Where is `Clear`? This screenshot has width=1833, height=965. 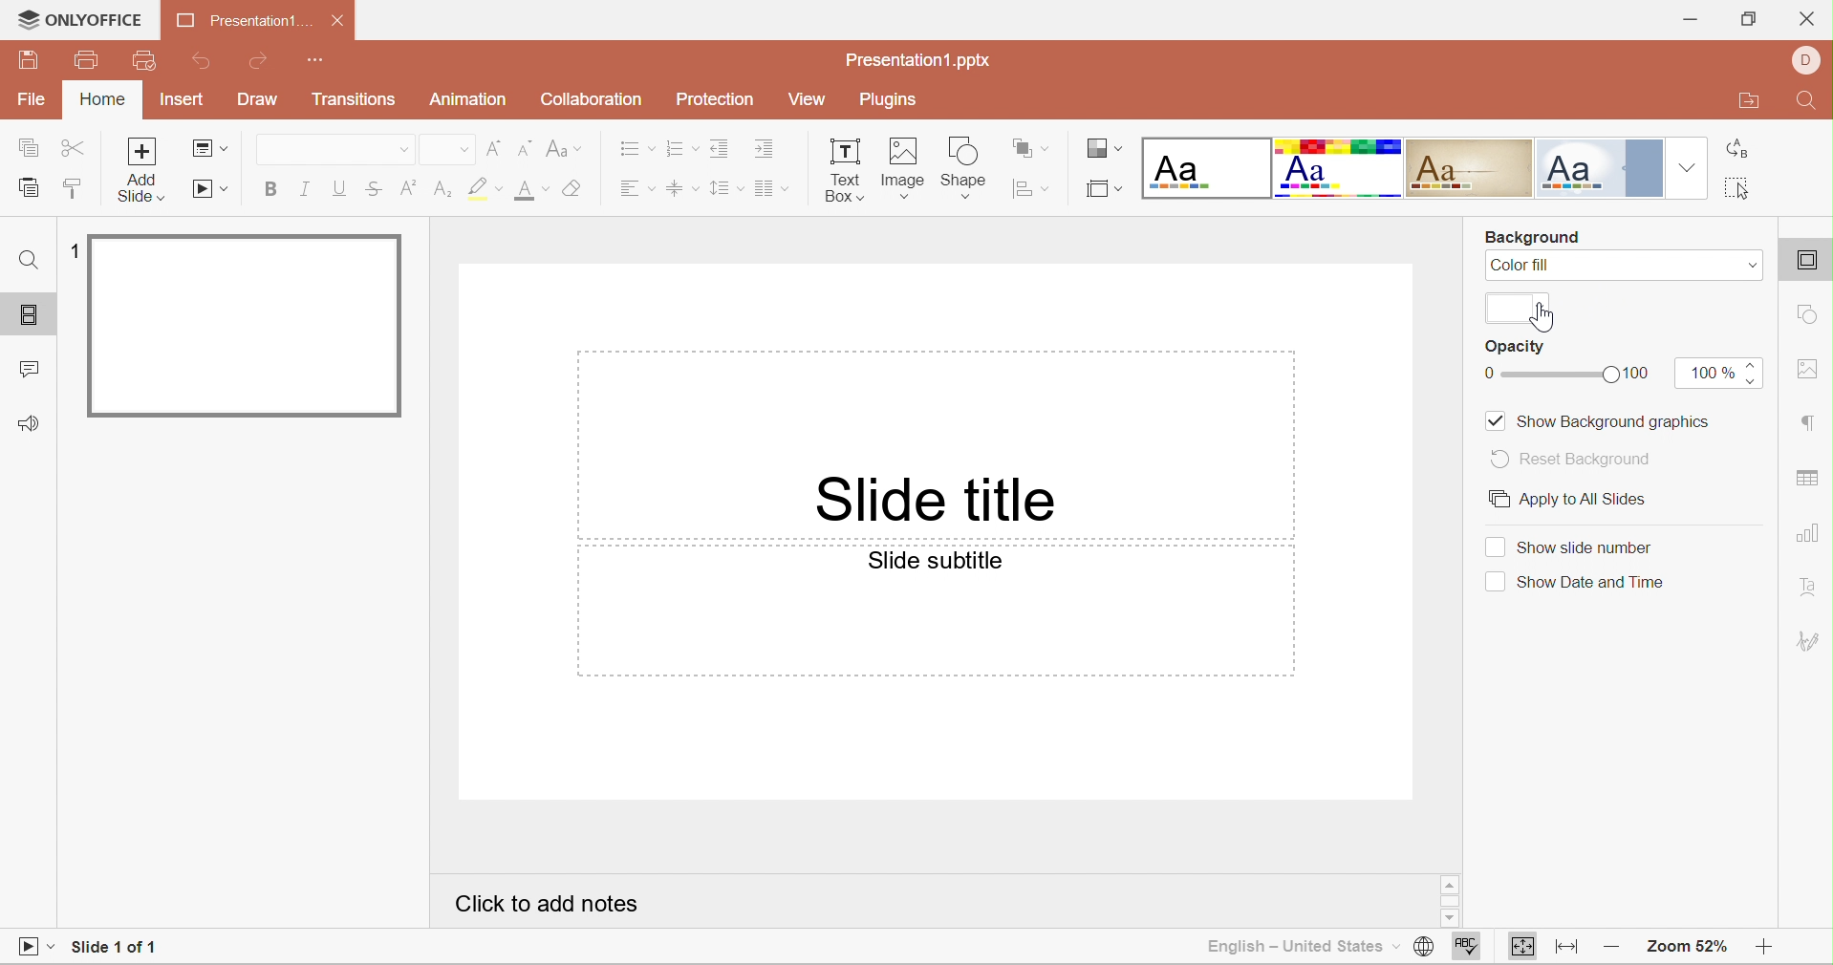 Clear is located at coordinates (573, 190).